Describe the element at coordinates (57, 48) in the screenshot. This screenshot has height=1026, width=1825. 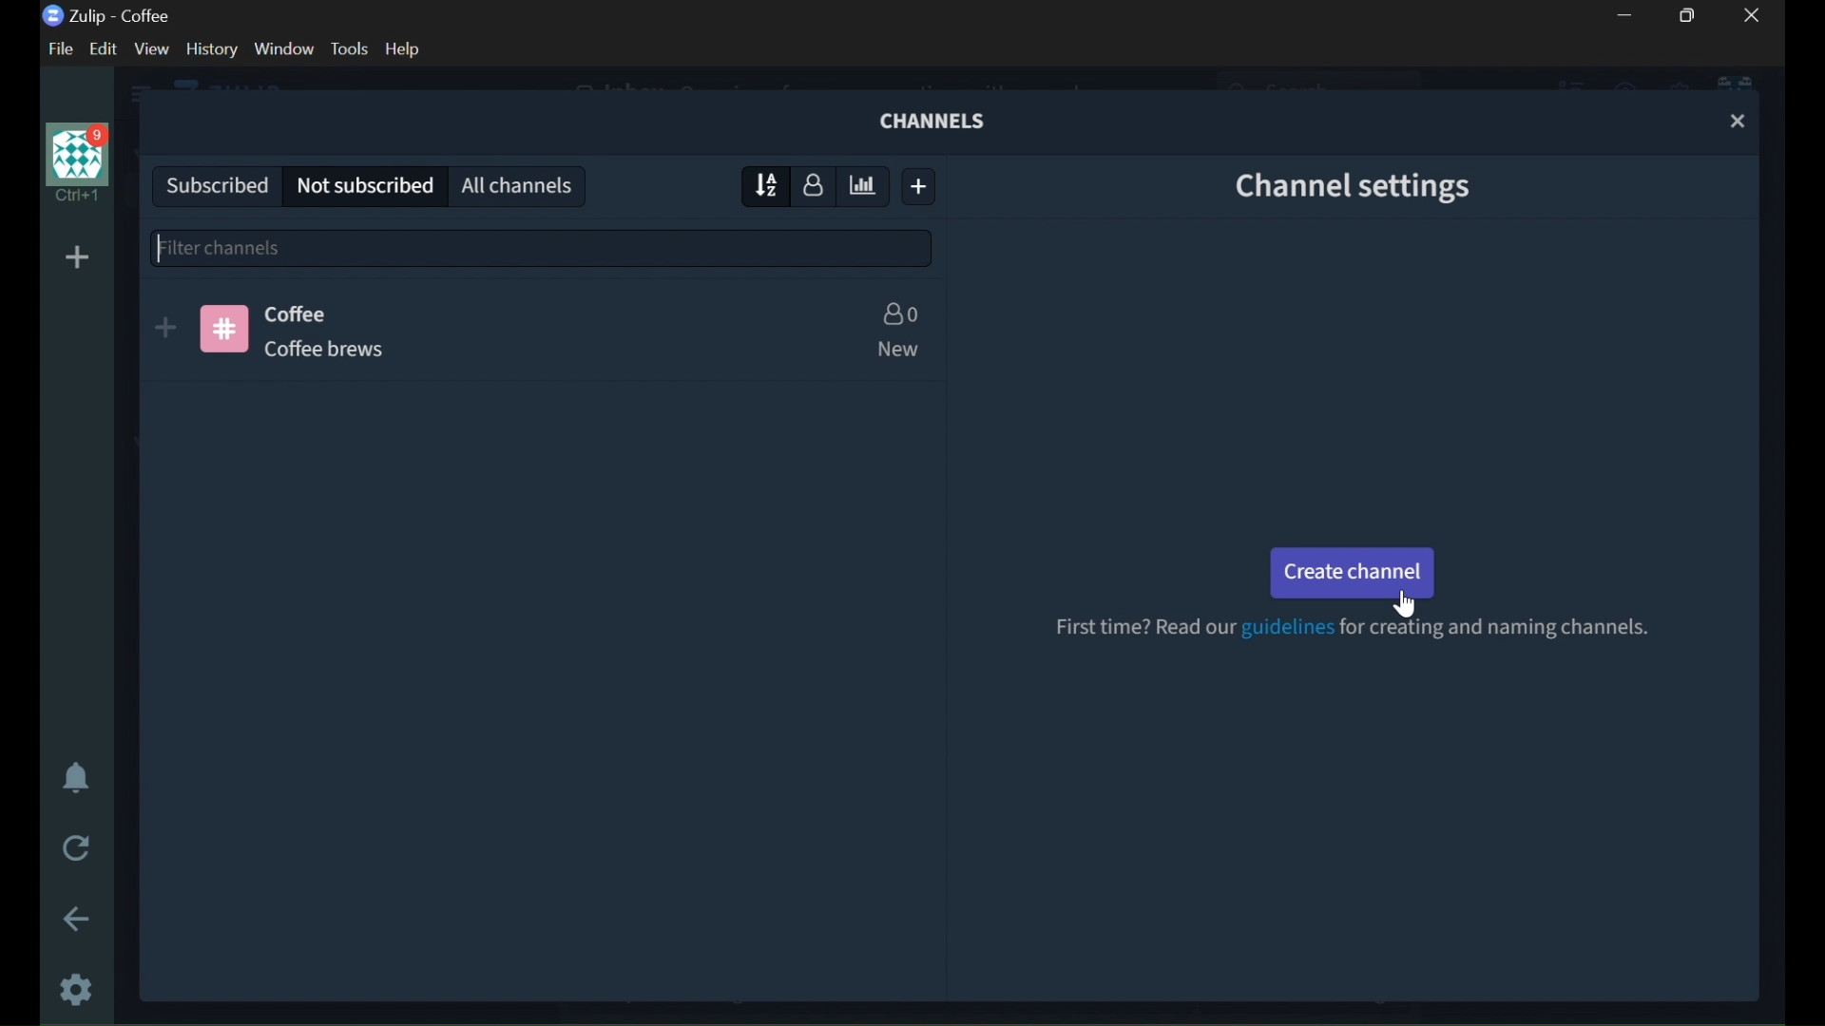
I see `FILE` at that location.